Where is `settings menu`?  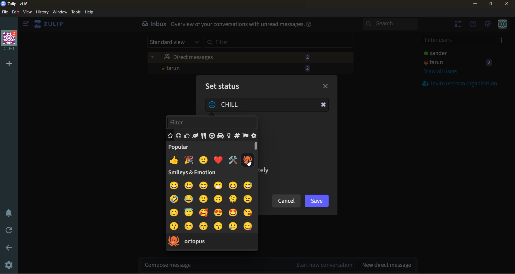 settings menu is located at coordinates (489, 25).